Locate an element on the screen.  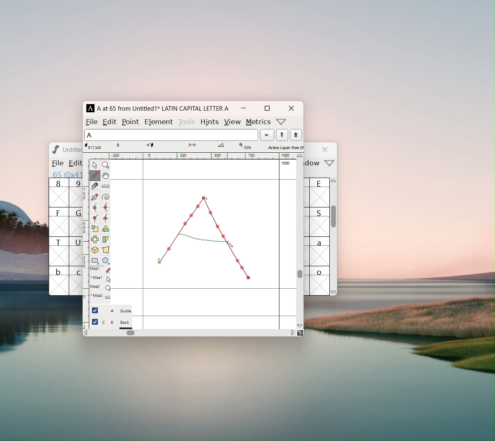
F is located at coordinates (59, 222).